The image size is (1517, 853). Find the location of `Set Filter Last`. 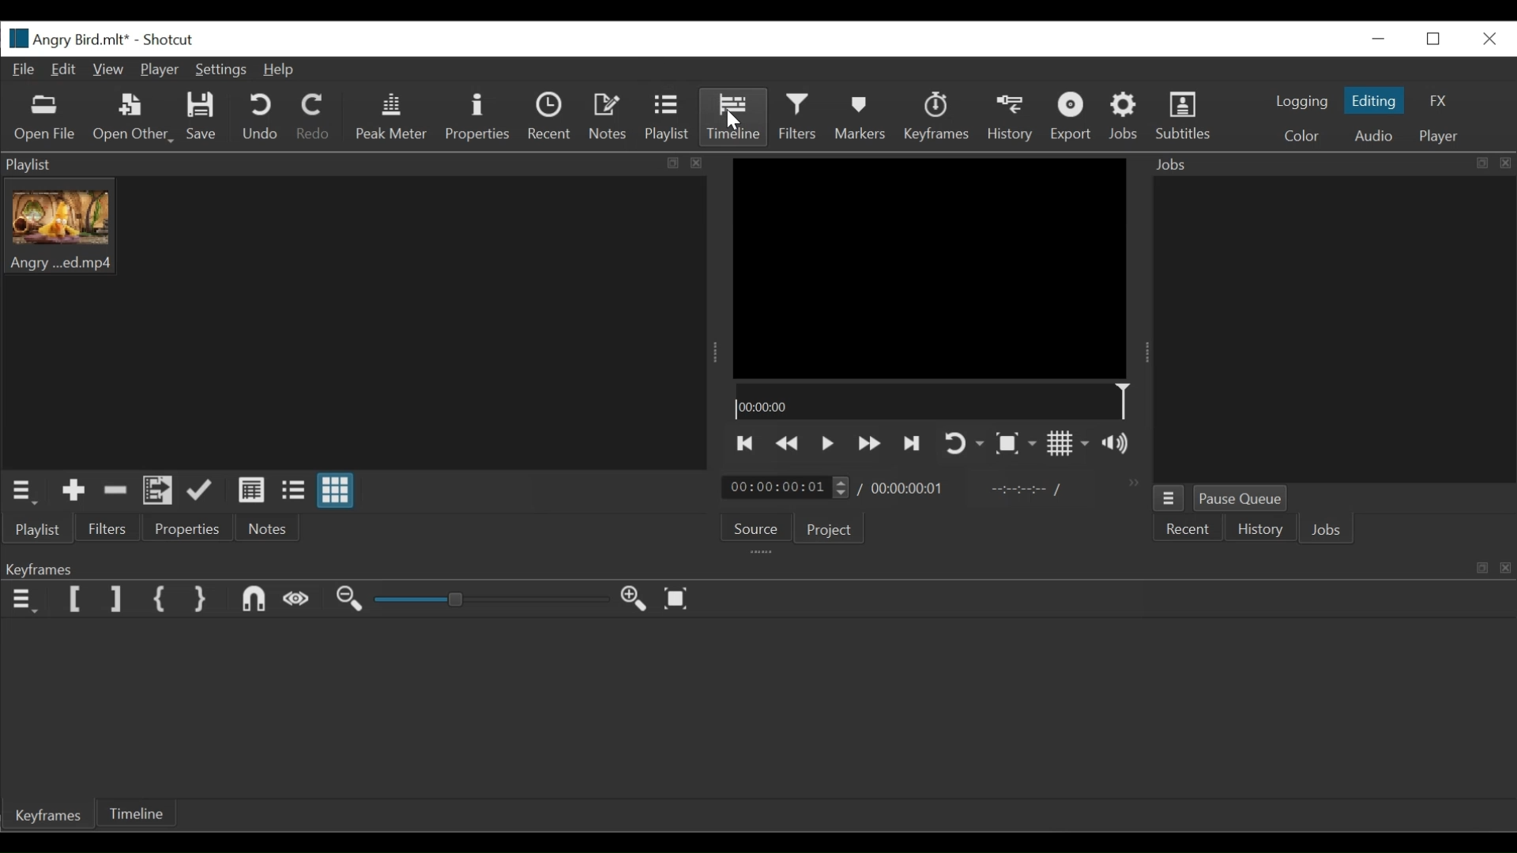

Set Filter Last is located at coordinates (116, 598).